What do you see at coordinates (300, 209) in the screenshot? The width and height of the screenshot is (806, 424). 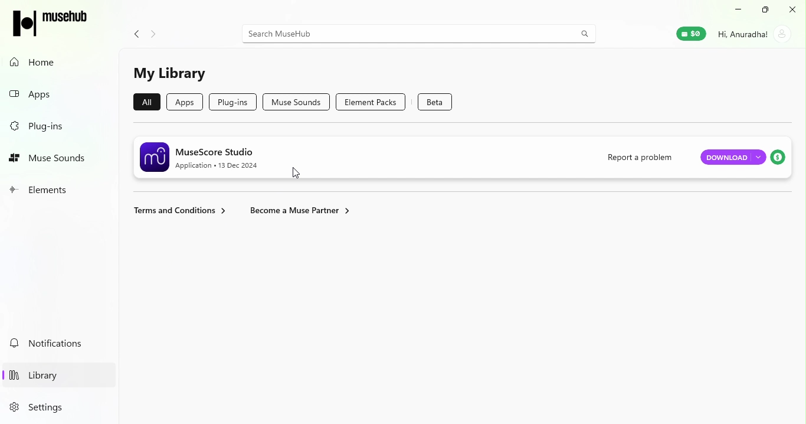 I see `Become a member` at bounding box center [300, 209].